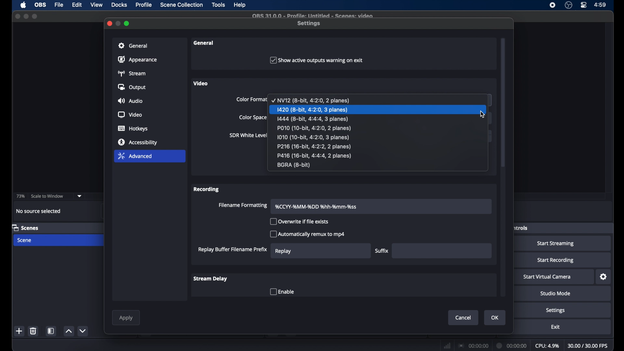 The height and width of the screenshot is (351, 624). What do you see at coordinates (548, 346) in the screenshot?
I see `cpu: 4.9%` at bounding box center [548, 346].